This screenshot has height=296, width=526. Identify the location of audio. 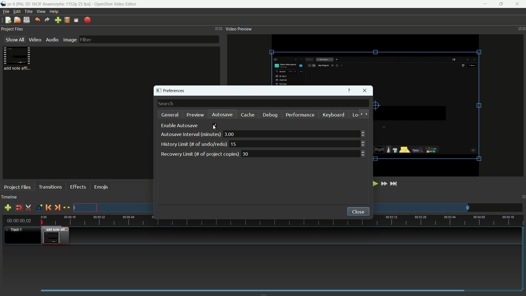
(52, 39).